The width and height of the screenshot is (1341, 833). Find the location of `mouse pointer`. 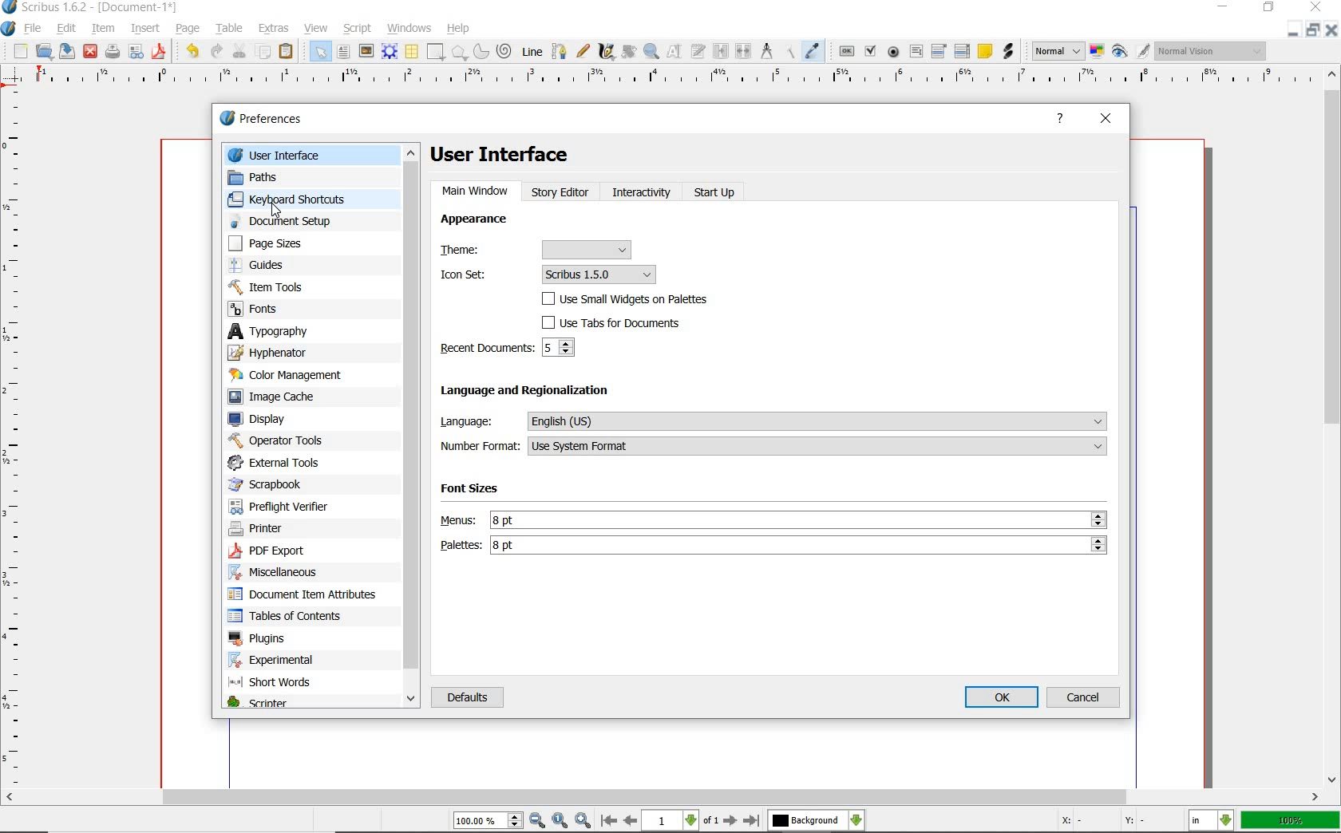

mouse pointer is located at coordinates (276, 211).